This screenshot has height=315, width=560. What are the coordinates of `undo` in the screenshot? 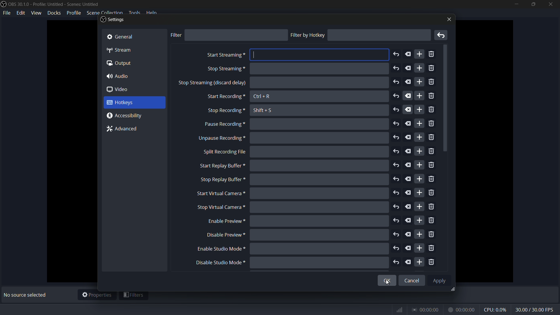 It's located at (396, 82).